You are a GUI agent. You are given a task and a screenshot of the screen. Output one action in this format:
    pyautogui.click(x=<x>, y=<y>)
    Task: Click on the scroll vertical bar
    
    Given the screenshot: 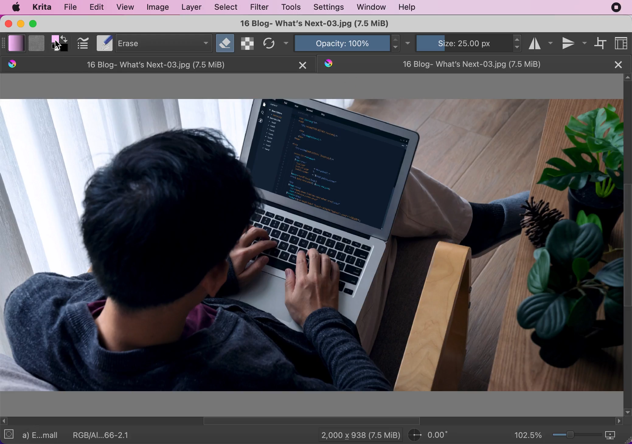 What is the action you would take?
    pyautogui.click(x=628, y=244)
    